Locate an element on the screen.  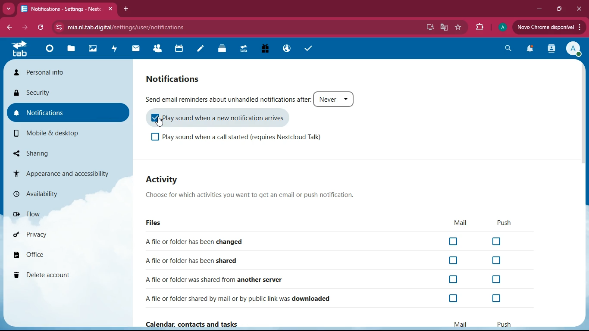
appearance is located at coordinates (66, 172).